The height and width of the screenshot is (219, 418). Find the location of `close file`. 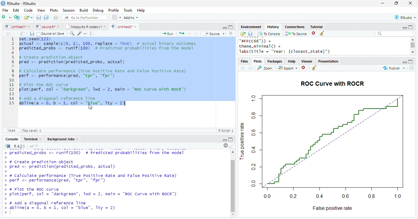

close file is located at coordinates (304, 68).